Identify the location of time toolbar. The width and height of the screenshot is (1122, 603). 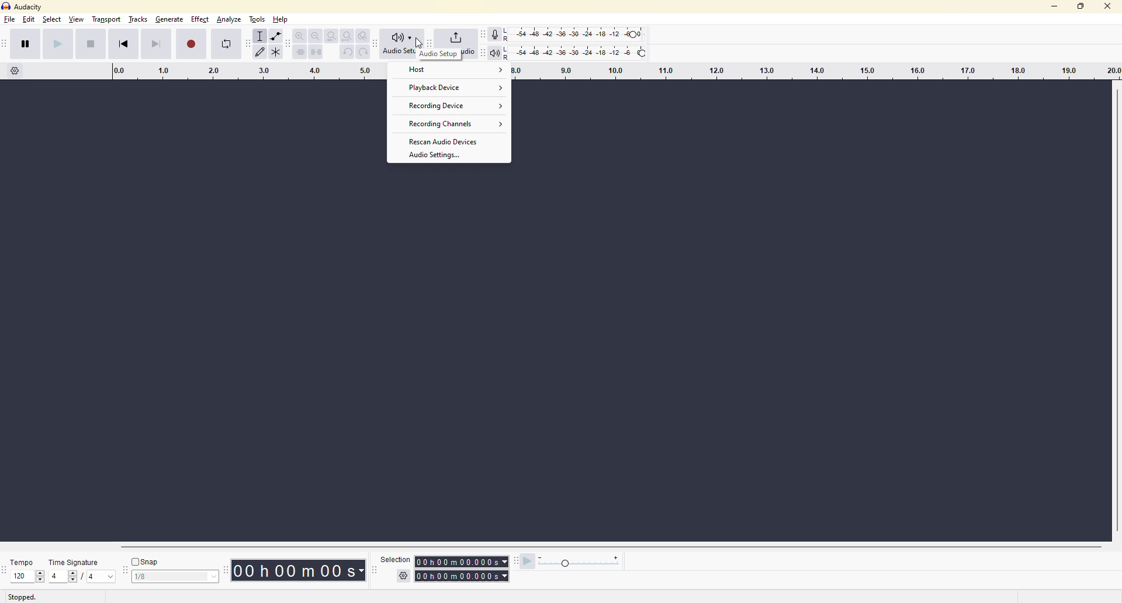
(226, 571).